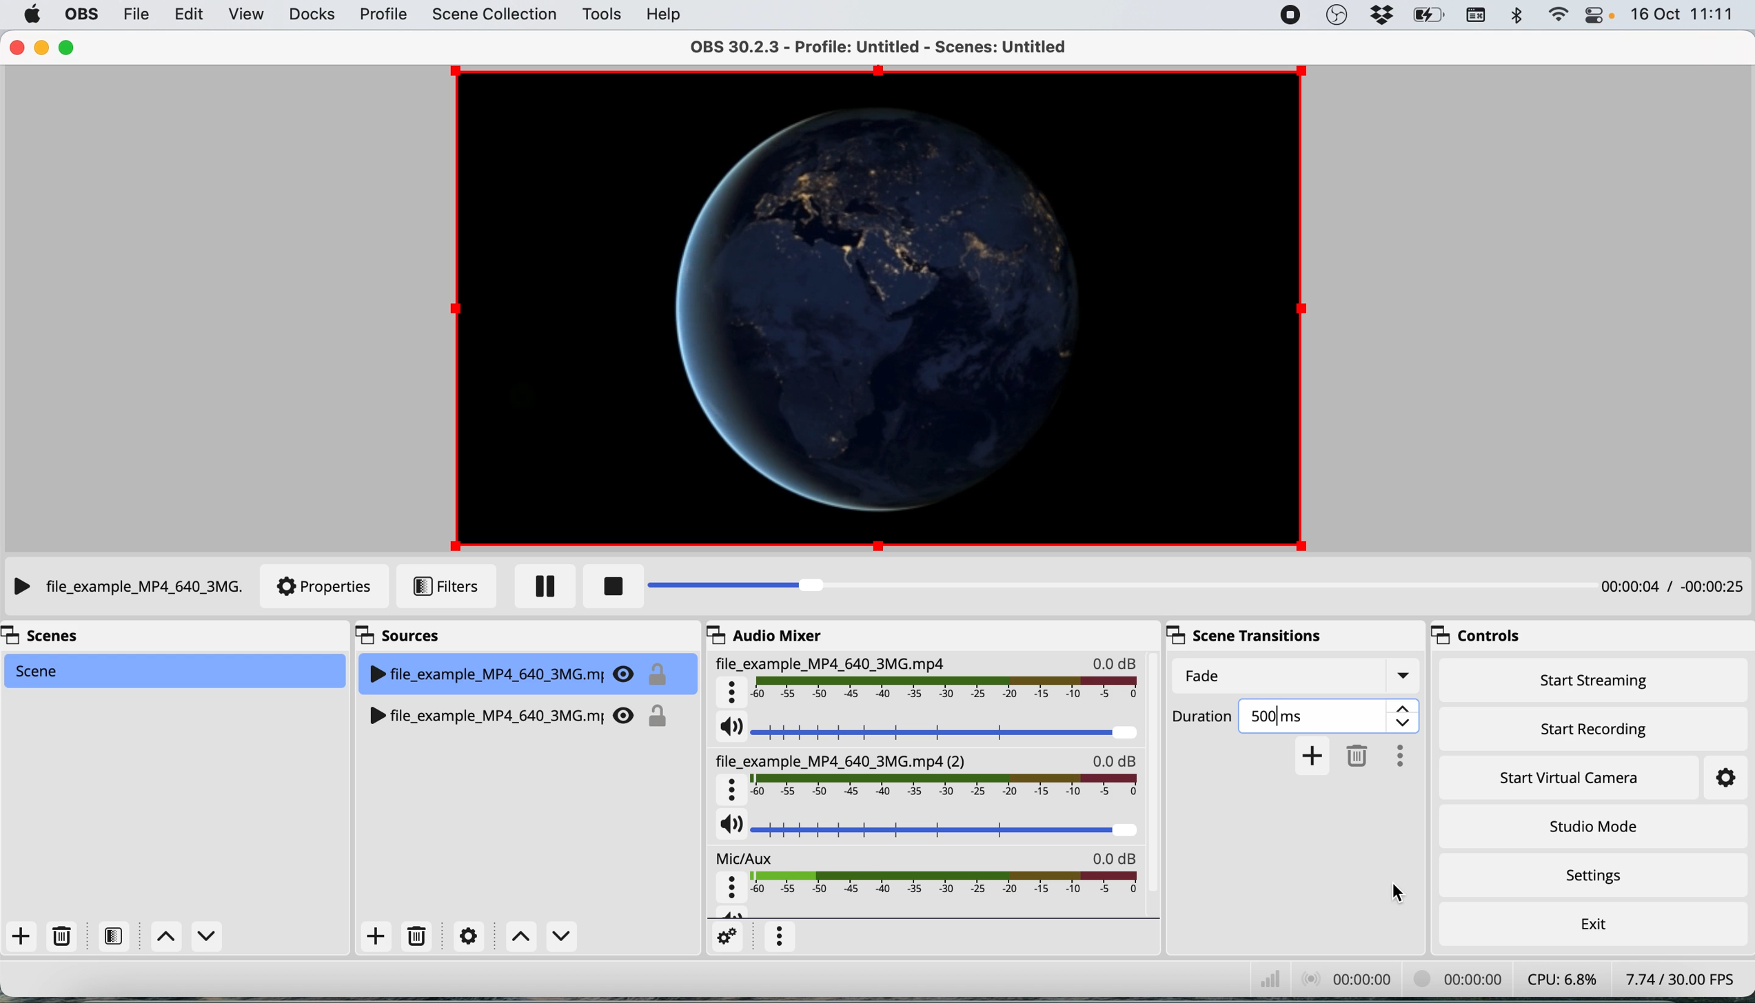  Describe the element at coordinates (246, 17) in the screenshot. I see `view` at that location.